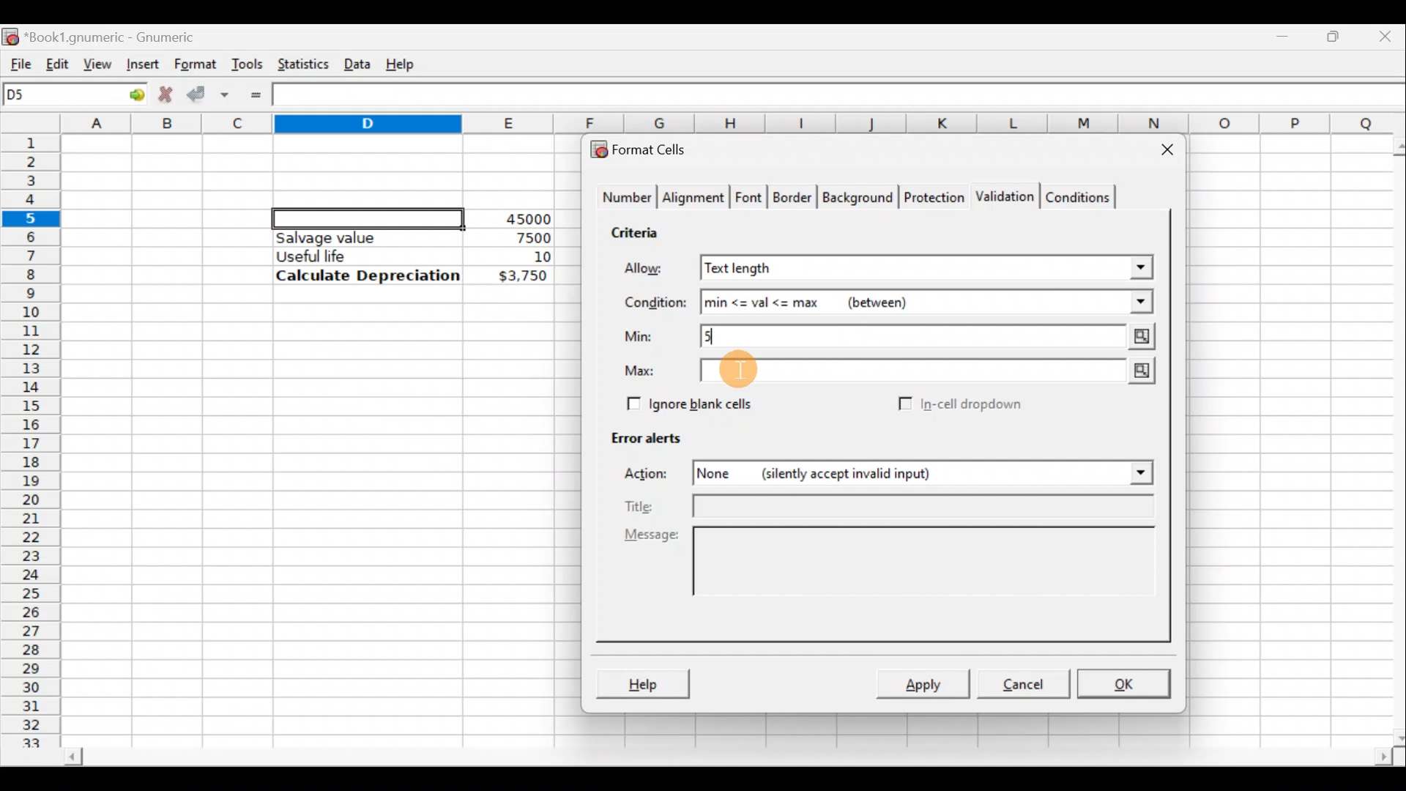  I want to click on Statistics, so click(300, 63).